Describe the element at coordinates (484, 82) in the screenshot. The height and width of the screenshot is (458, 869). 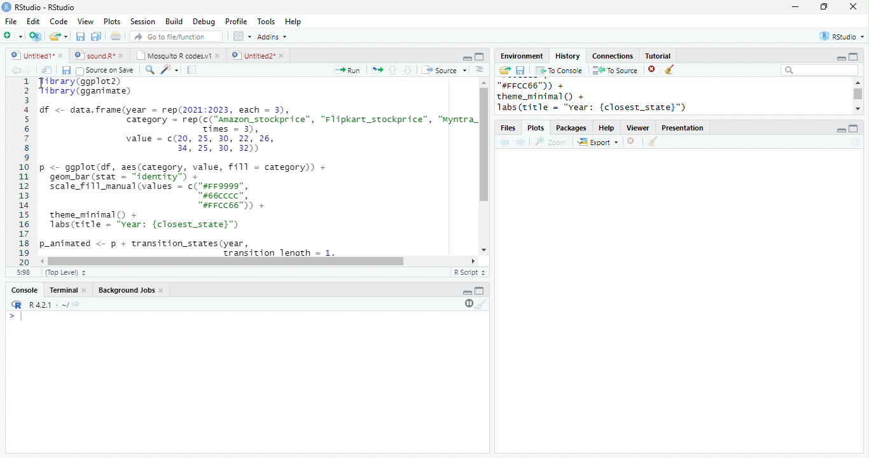
I see `scroll up ` at that location.